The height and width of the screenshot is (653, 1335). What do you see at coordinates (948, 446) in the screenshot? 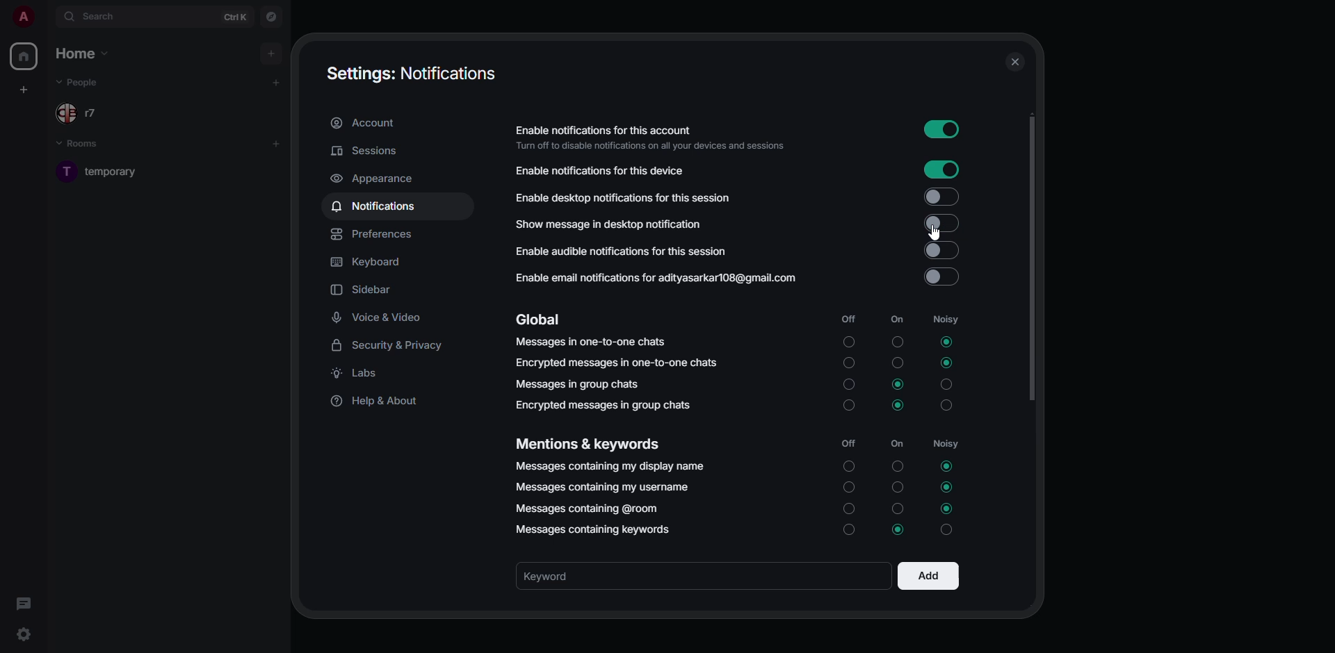
I see `noisy` at bounding box center [948, 446].